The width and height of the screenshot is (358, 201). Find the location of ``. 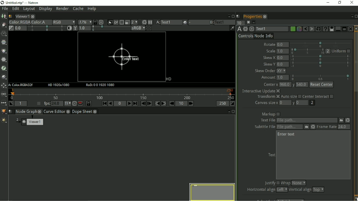

 is located at coordinates (4, 43).